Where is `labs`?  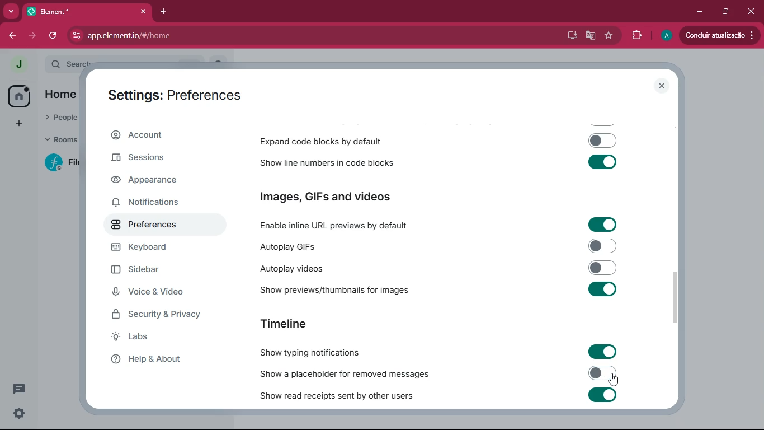
labs is located at coordinates (166, 337).